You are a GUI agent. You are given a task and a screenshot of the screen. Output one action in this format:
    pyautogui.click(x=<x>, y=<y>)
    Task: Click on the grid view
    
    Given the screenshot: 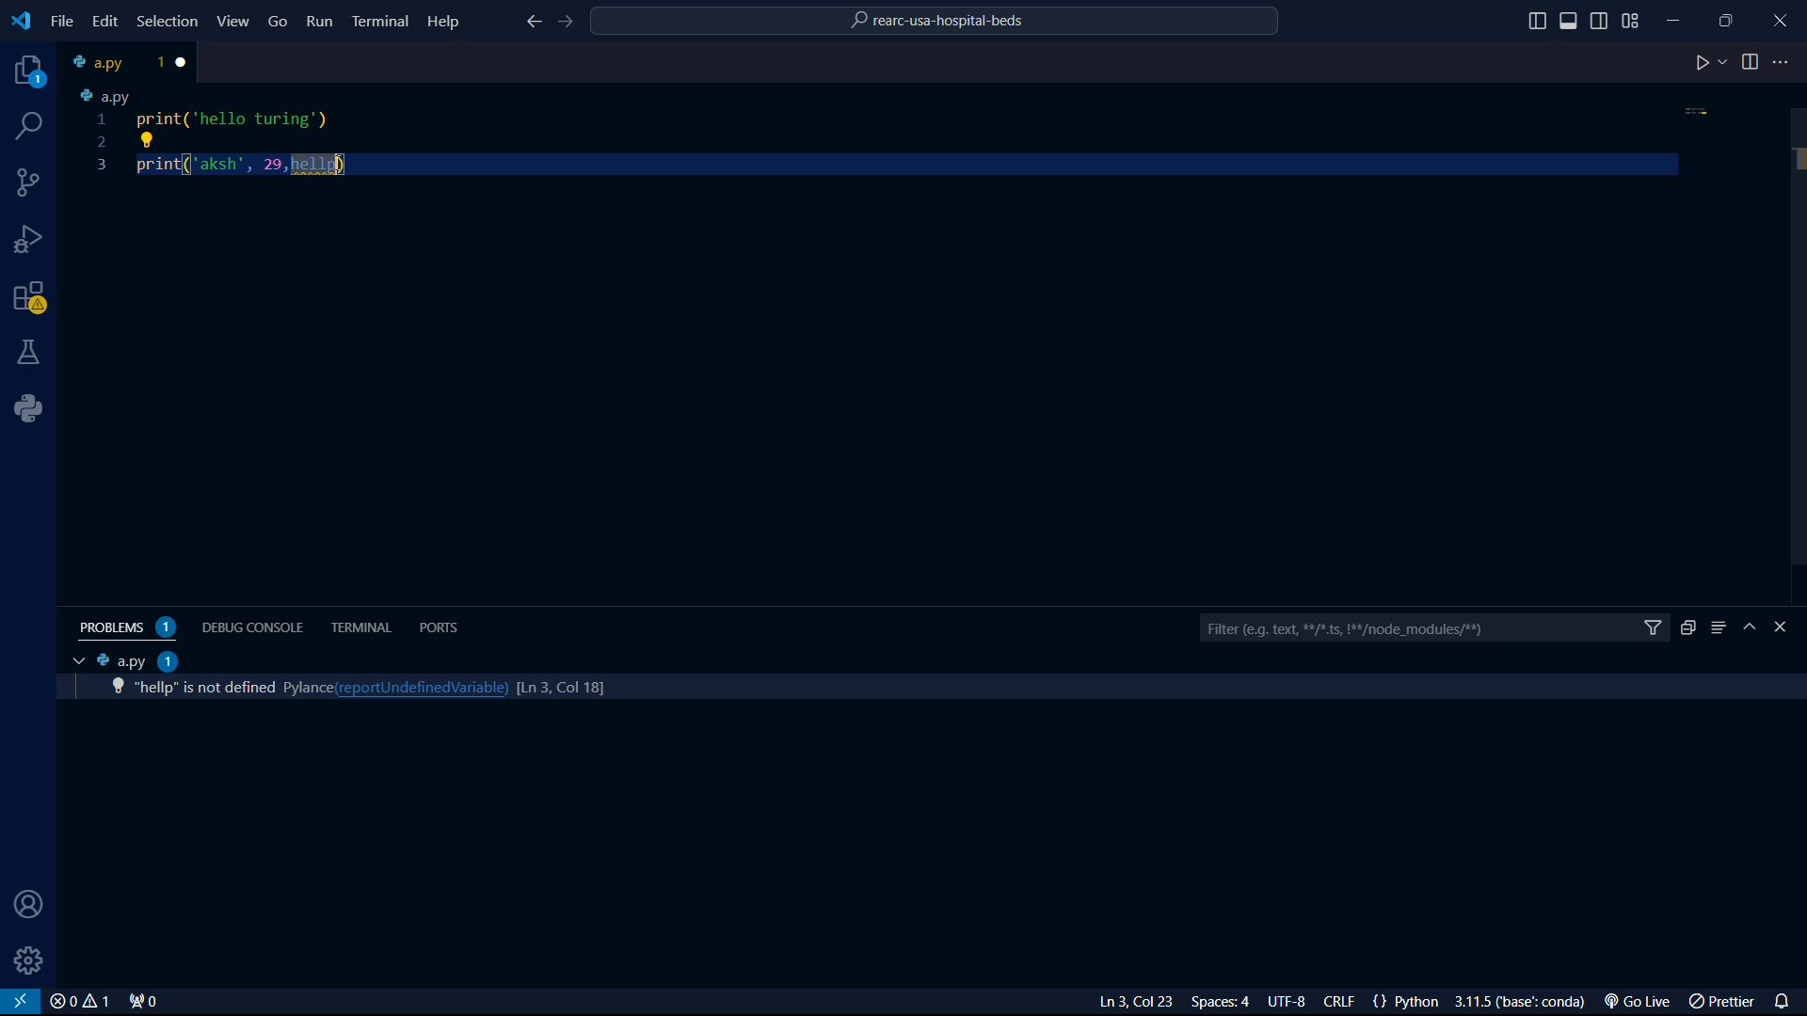 What is the action you would take?
    pyautogui.click(x=1631, y=21)
    